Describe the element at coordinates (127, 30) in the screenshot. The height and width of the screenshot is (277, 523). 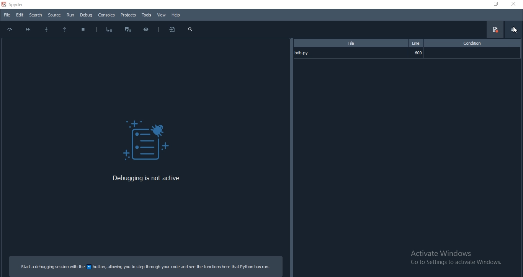
I see `Interrupt execution and start the debugger` at that location.